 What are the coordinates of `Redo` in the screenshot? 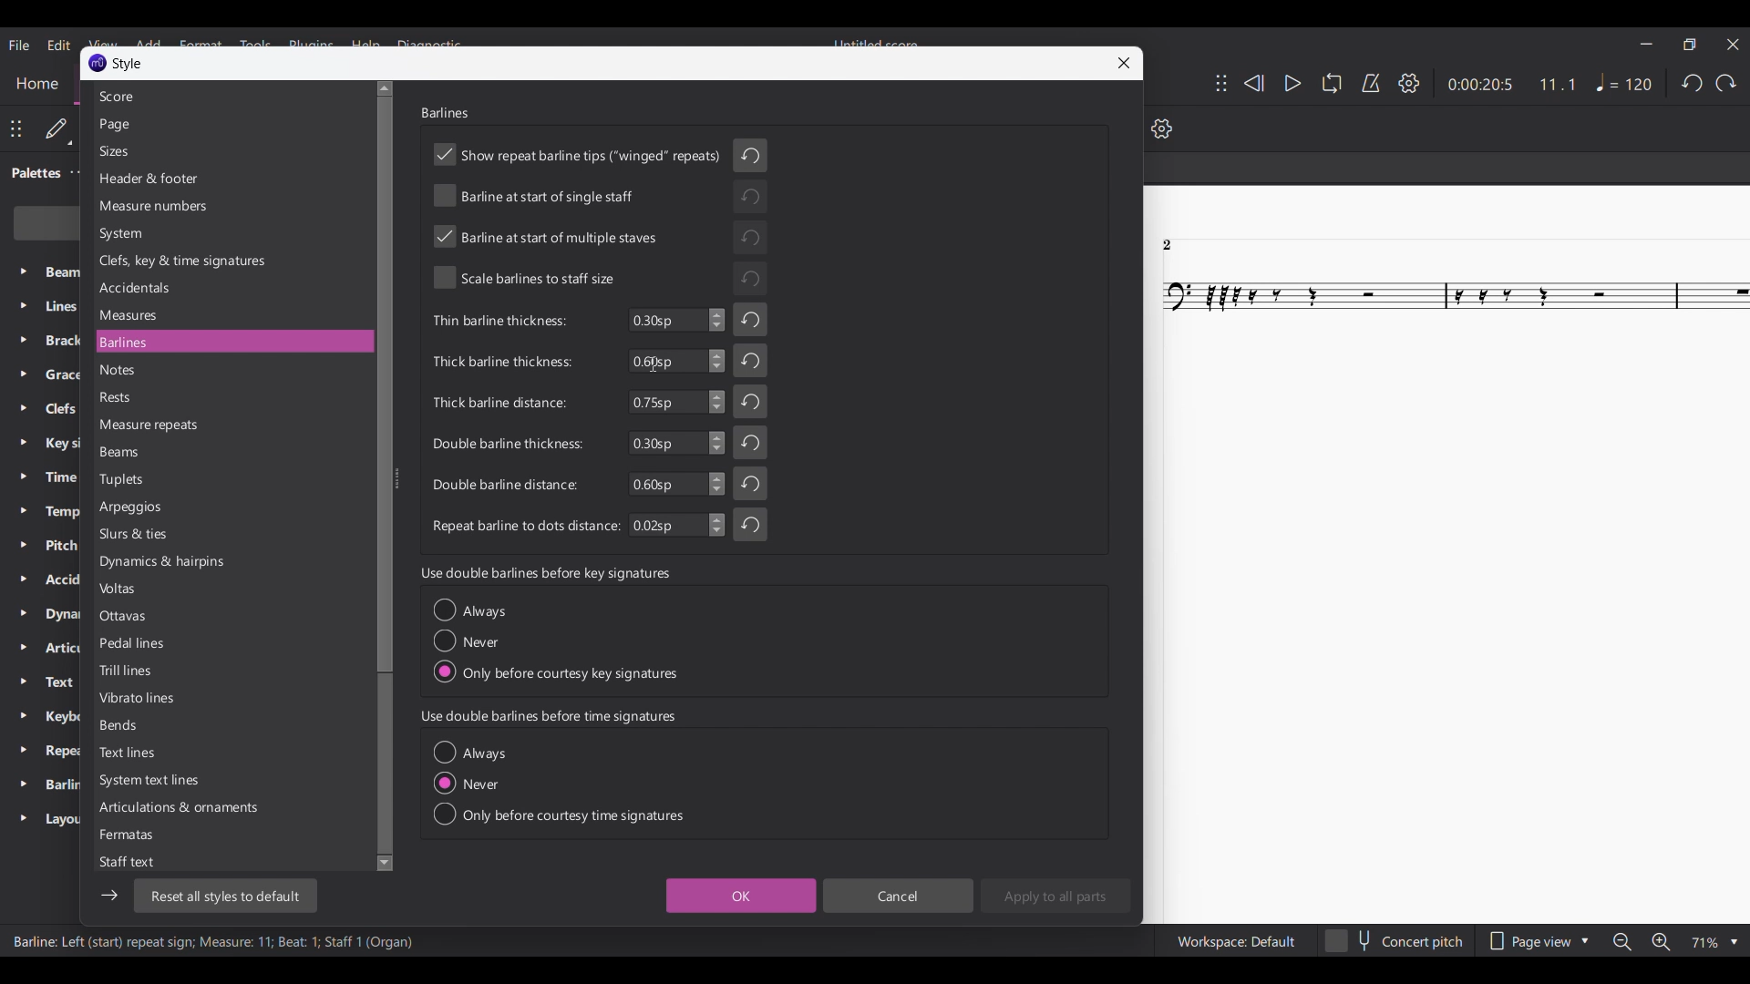 It's located at (1725, 83).